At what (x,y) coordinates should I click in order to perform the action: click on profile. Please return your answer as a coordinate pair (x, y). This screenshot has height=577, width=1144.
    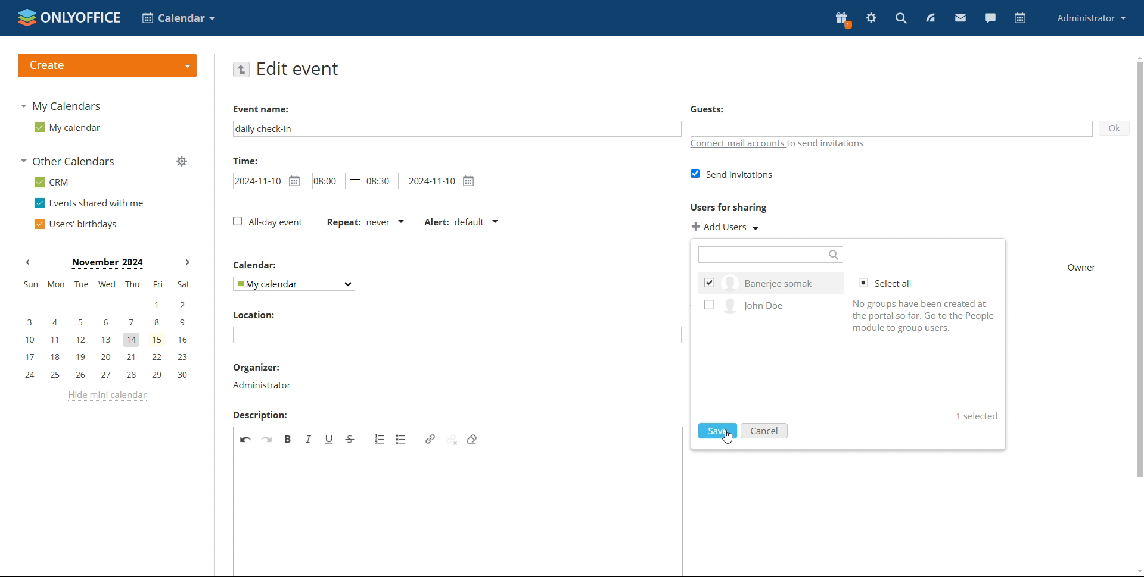
    Looking at the image, I should click on (1092, 18).